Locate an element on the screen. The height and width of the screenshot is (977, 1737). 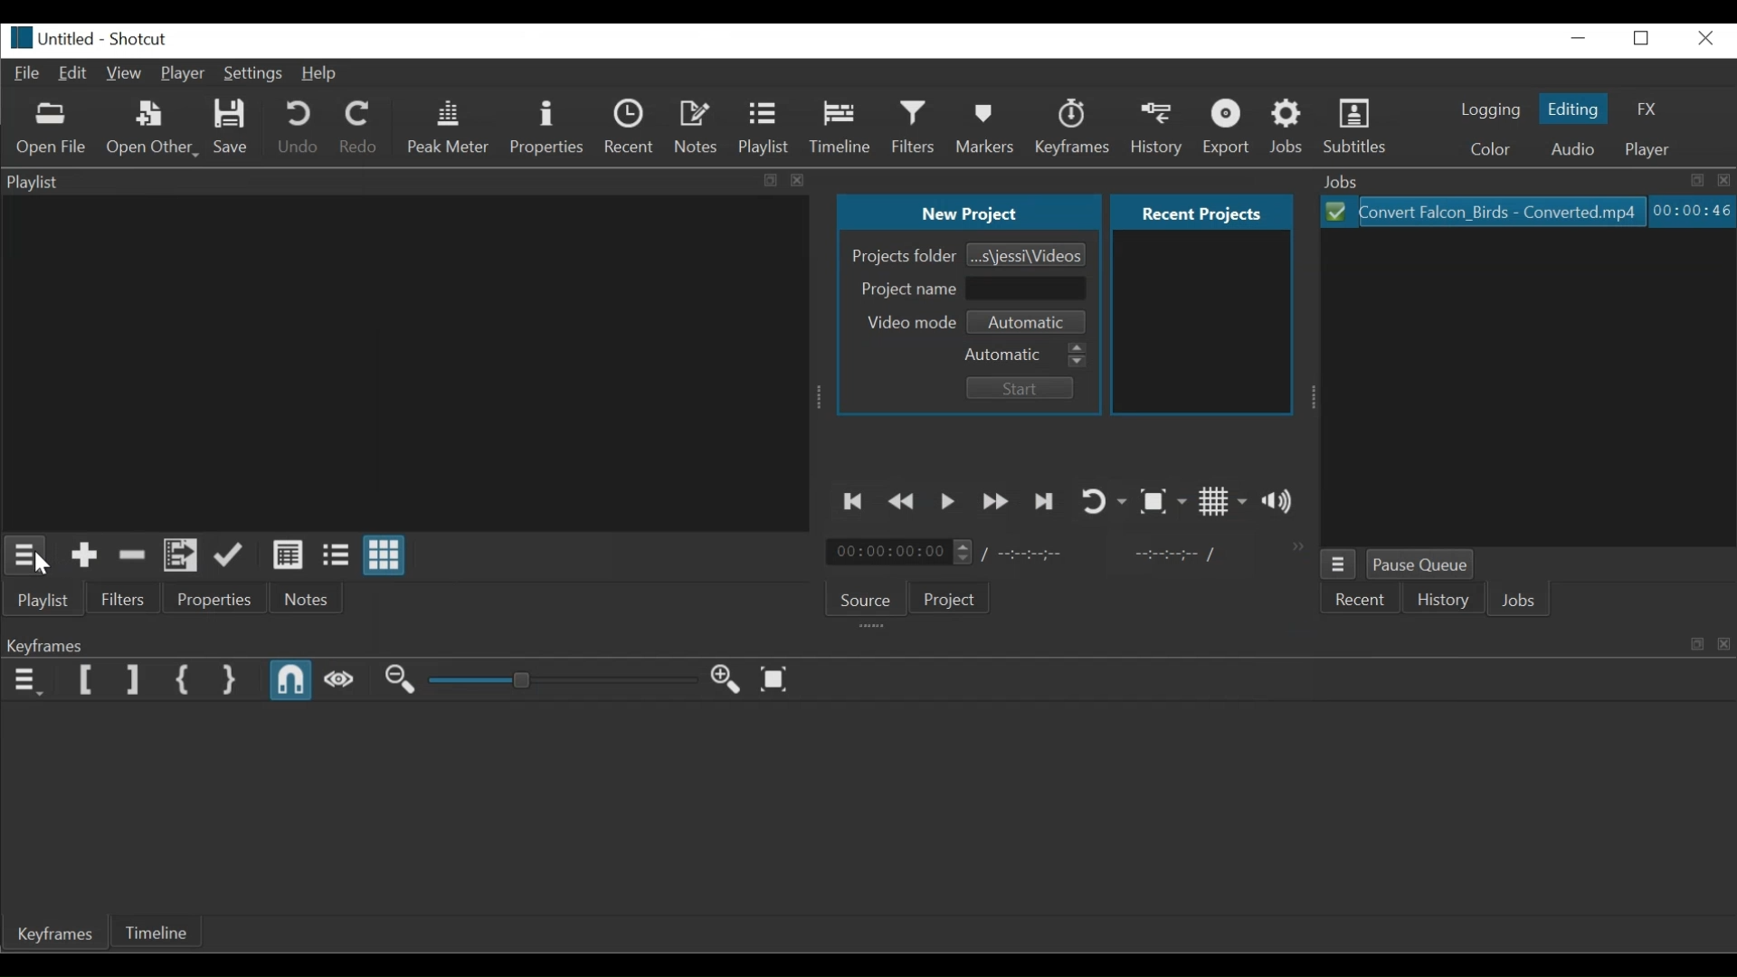
Settings is located at coordinates (253, 72).